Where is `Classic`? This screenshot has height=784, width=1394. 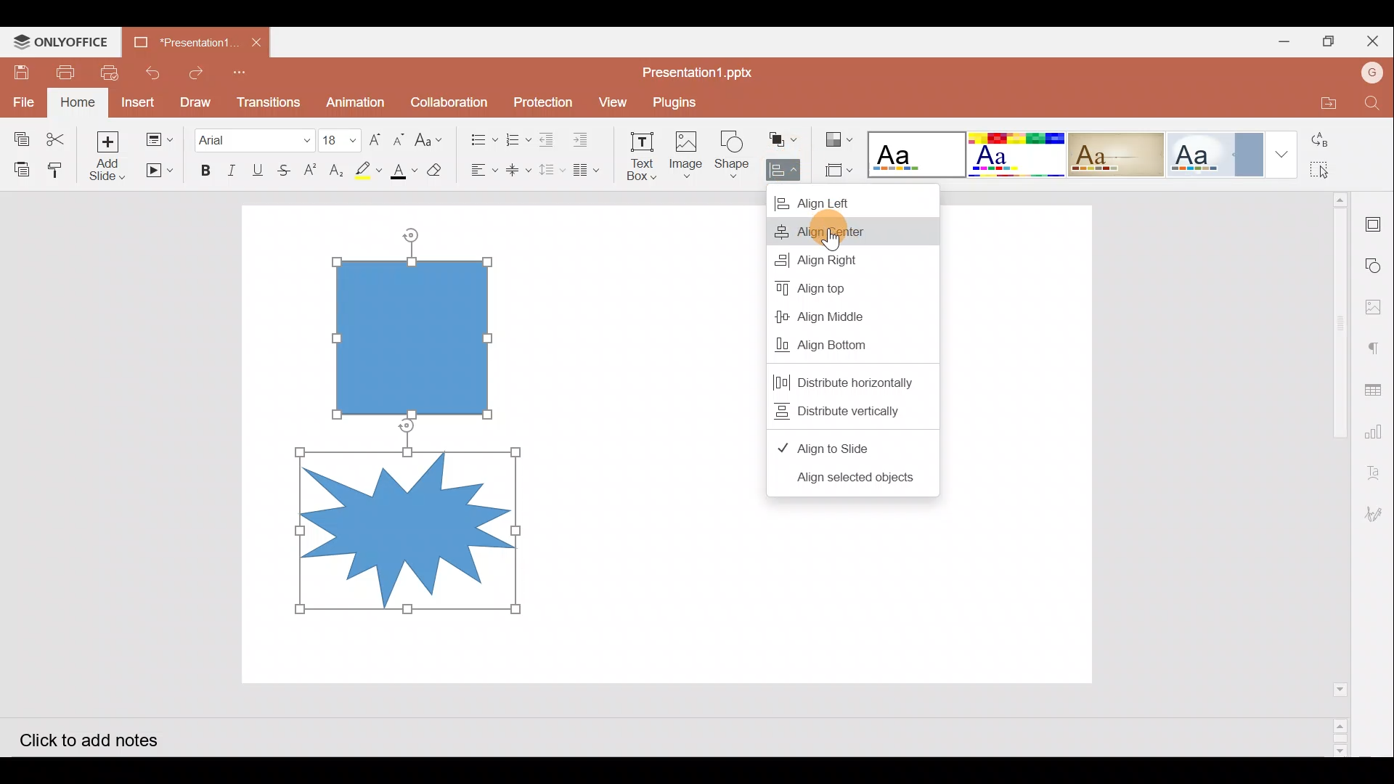 Classic is located at coordinates (1116, 152).